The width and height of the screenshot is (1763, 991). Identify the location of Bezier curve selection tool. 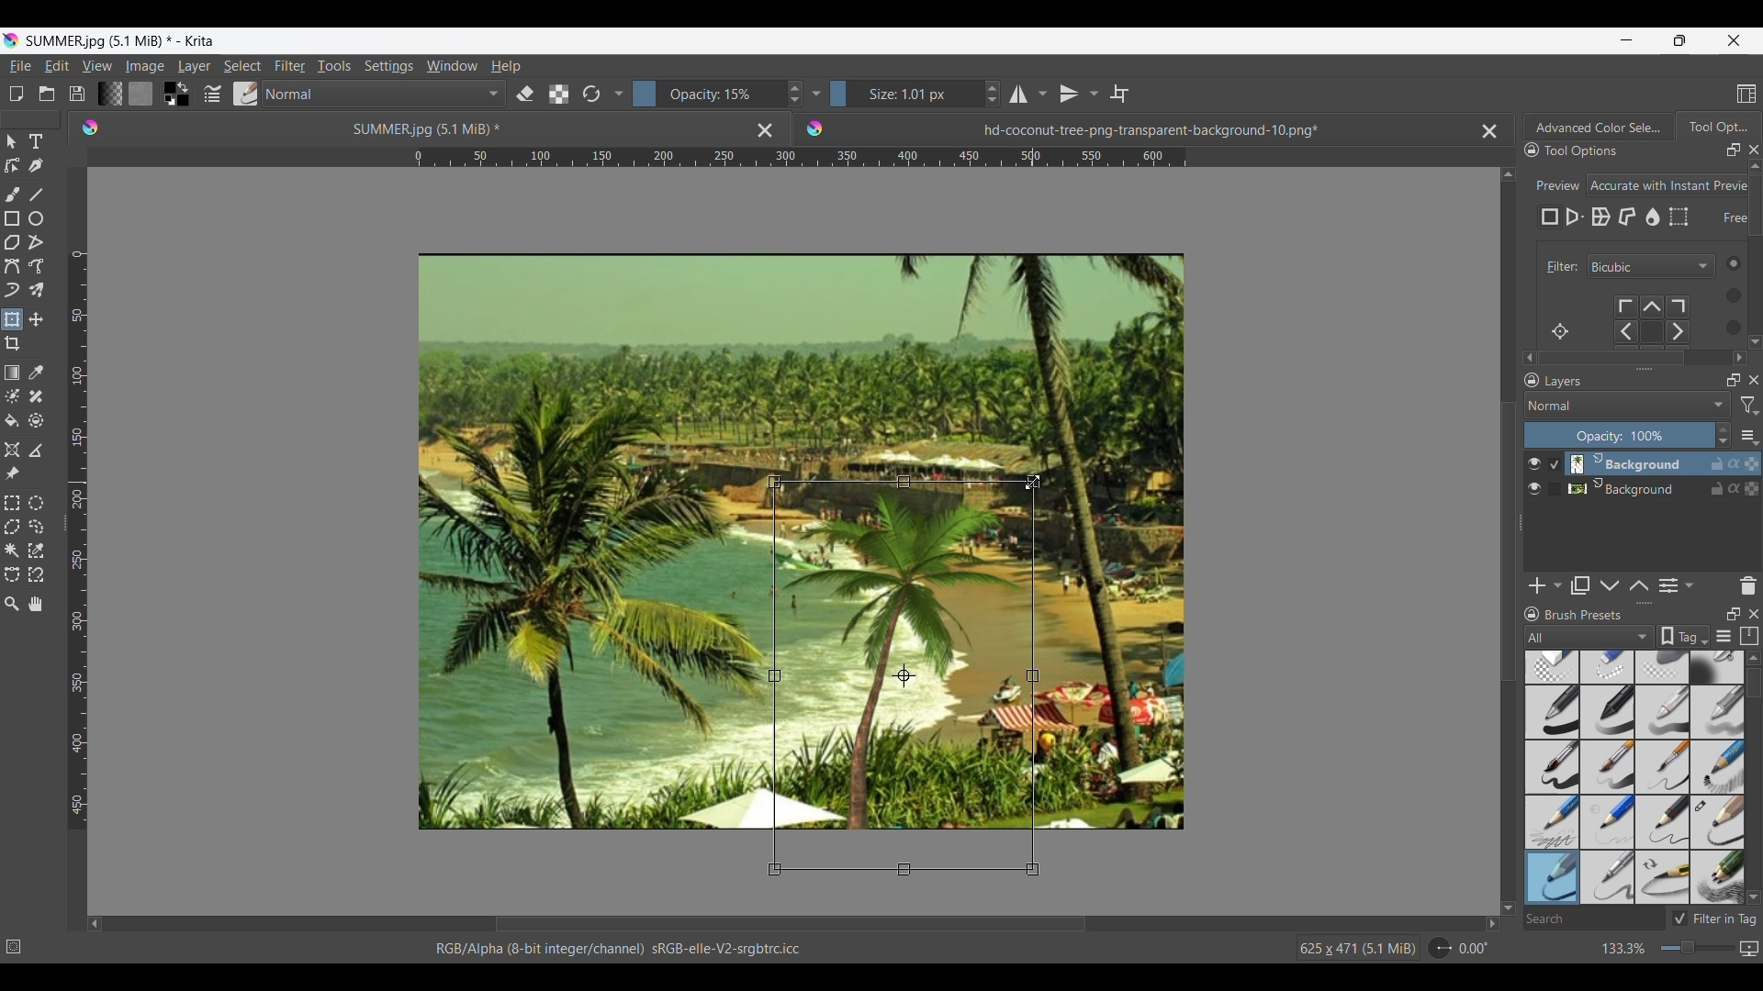
(12, 573).